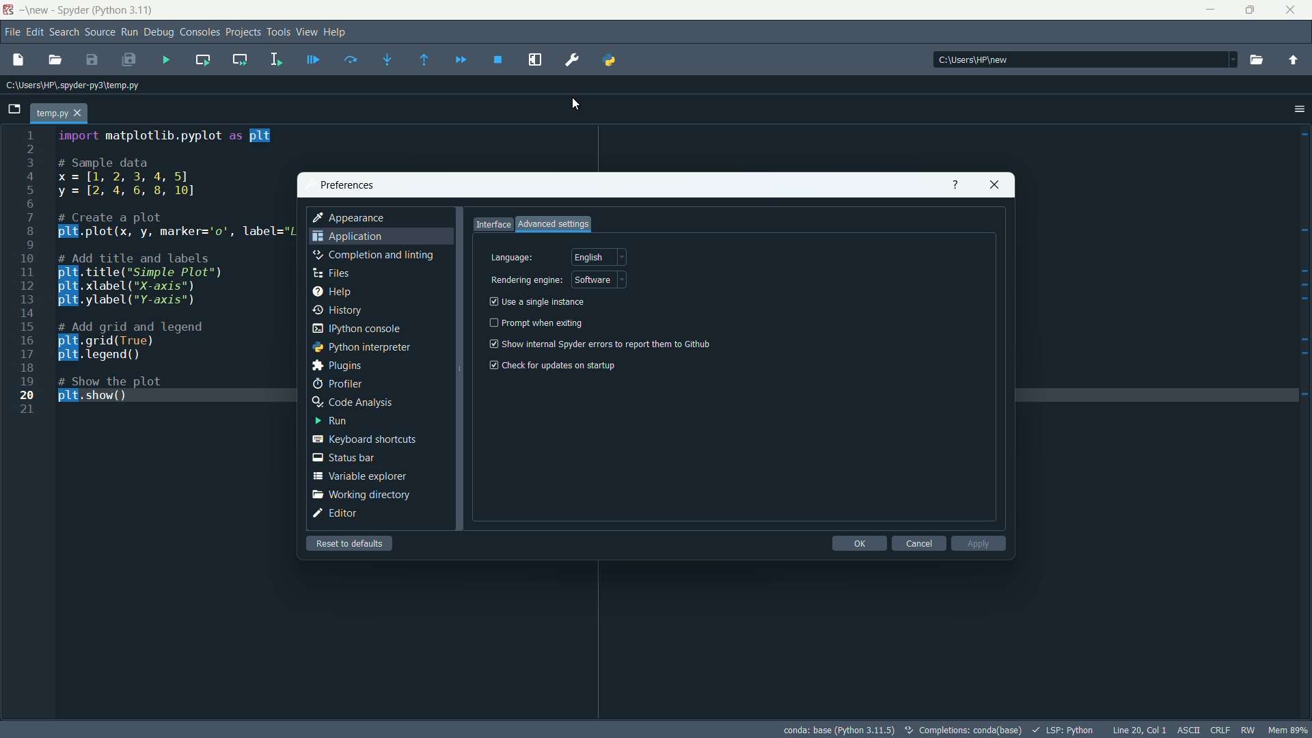 This screenshot has height=738, width=1312. I want to click on help, so click(338, 33).